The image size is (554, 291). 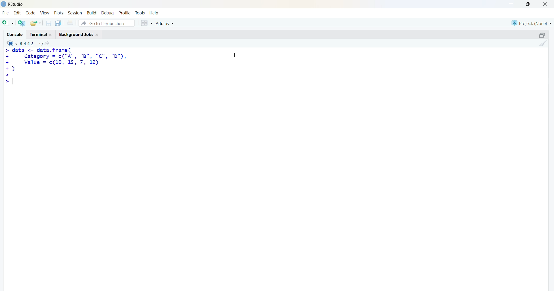 I want to click on Addins, so click(x=166, y=24).